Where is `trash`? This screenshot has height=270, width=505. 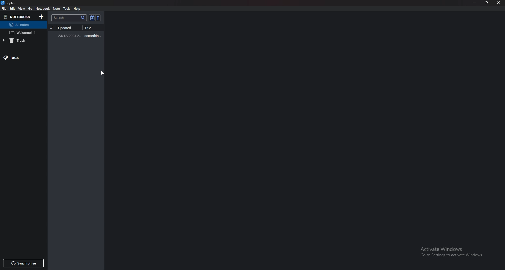
trash is located at coordinates (18, 40).